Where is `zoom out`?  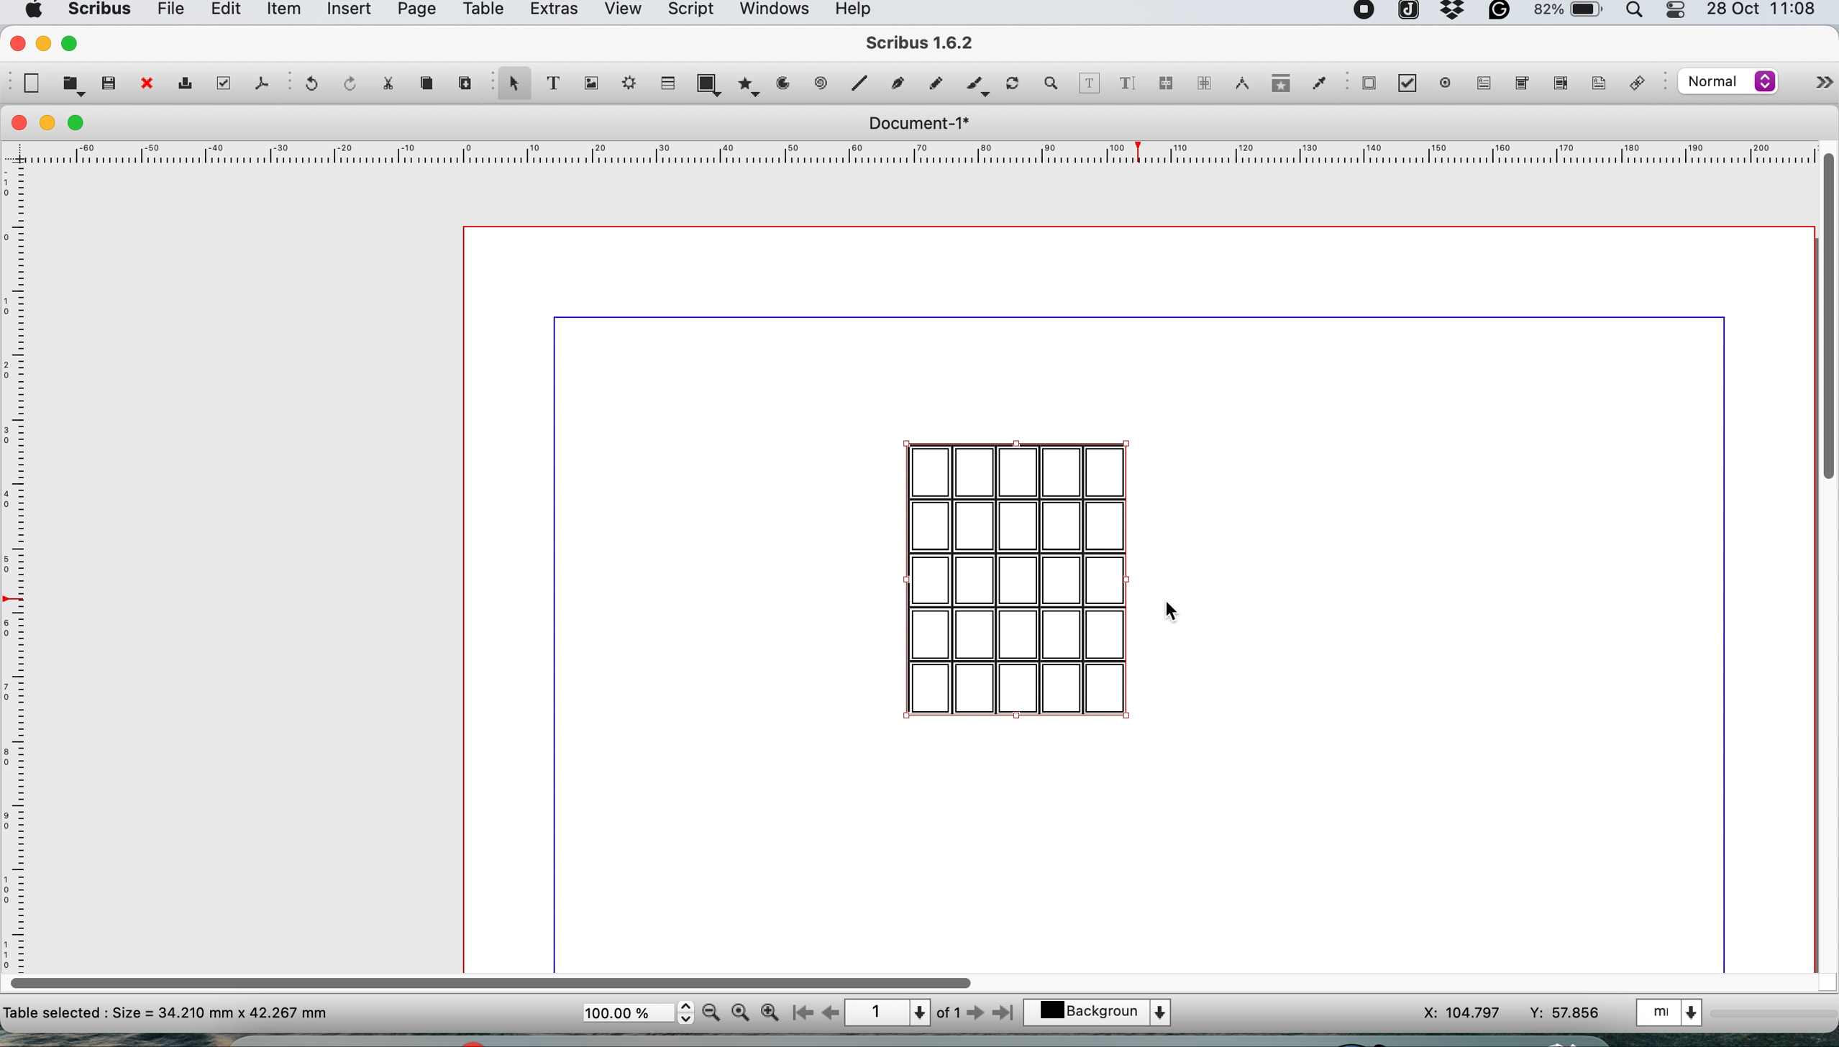
zoom out is located at coordinates (713, 1012).